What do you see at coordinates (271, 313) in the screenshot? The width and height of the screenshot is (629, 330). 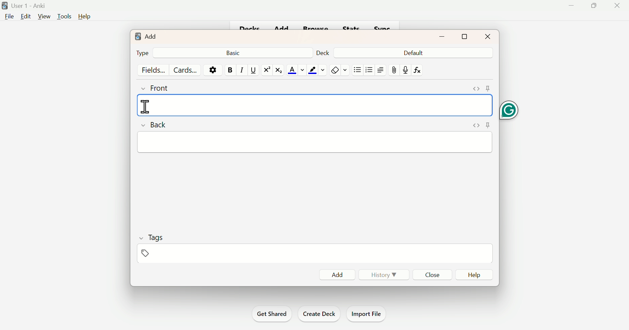 I see `Get Shared` at bounding box center [271, 313].